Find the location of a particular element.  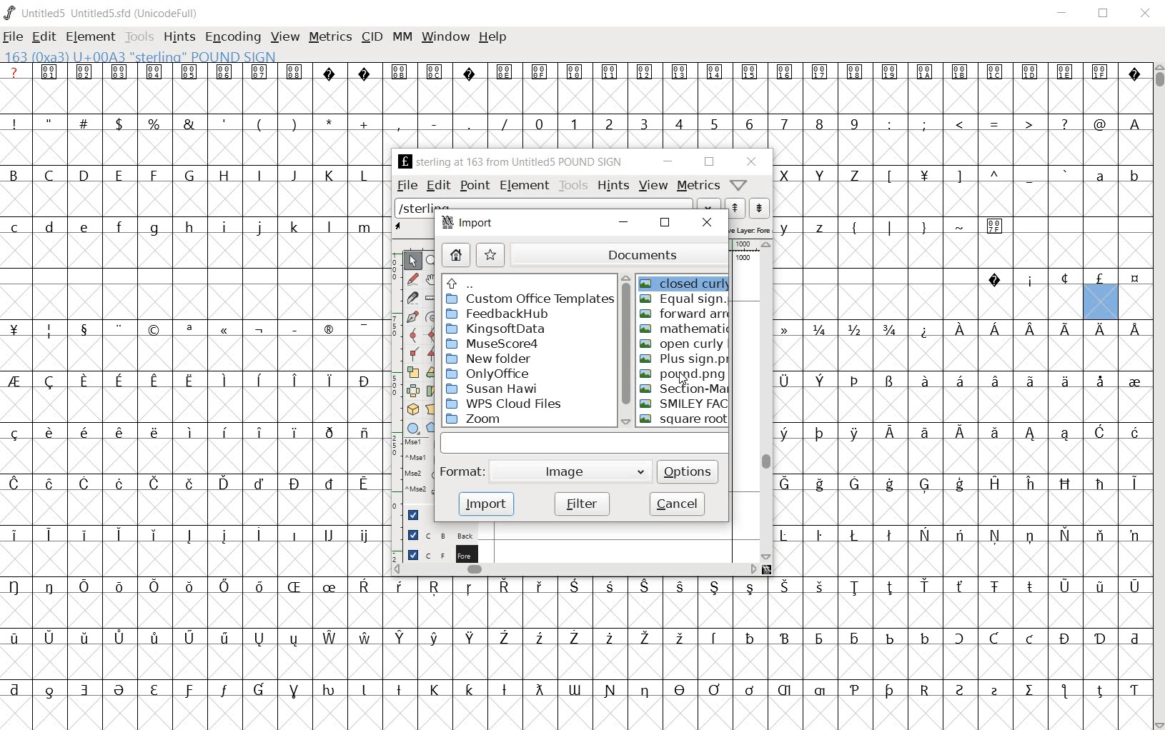

# is located at coordinates (87, 124).